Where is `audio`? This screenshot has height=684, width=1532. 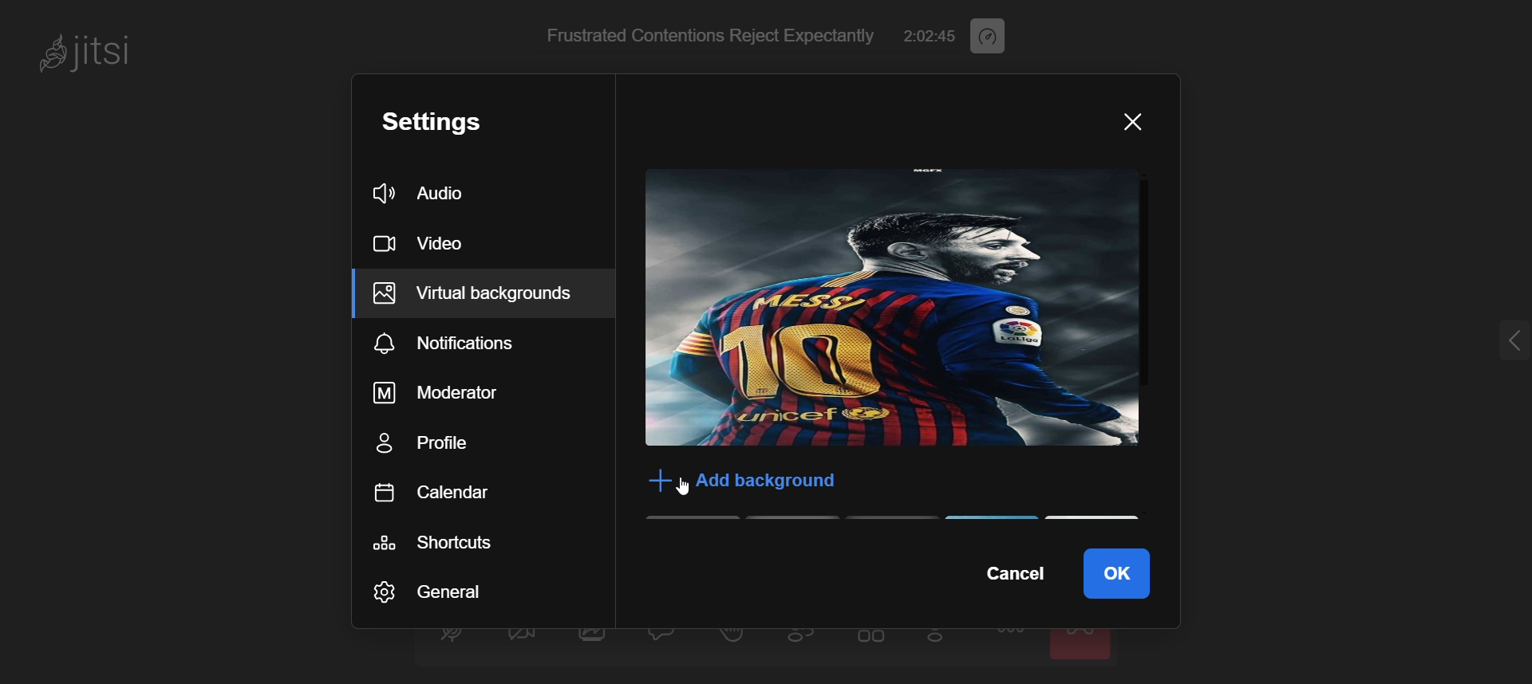 audio is located at coordinates (429, 191).